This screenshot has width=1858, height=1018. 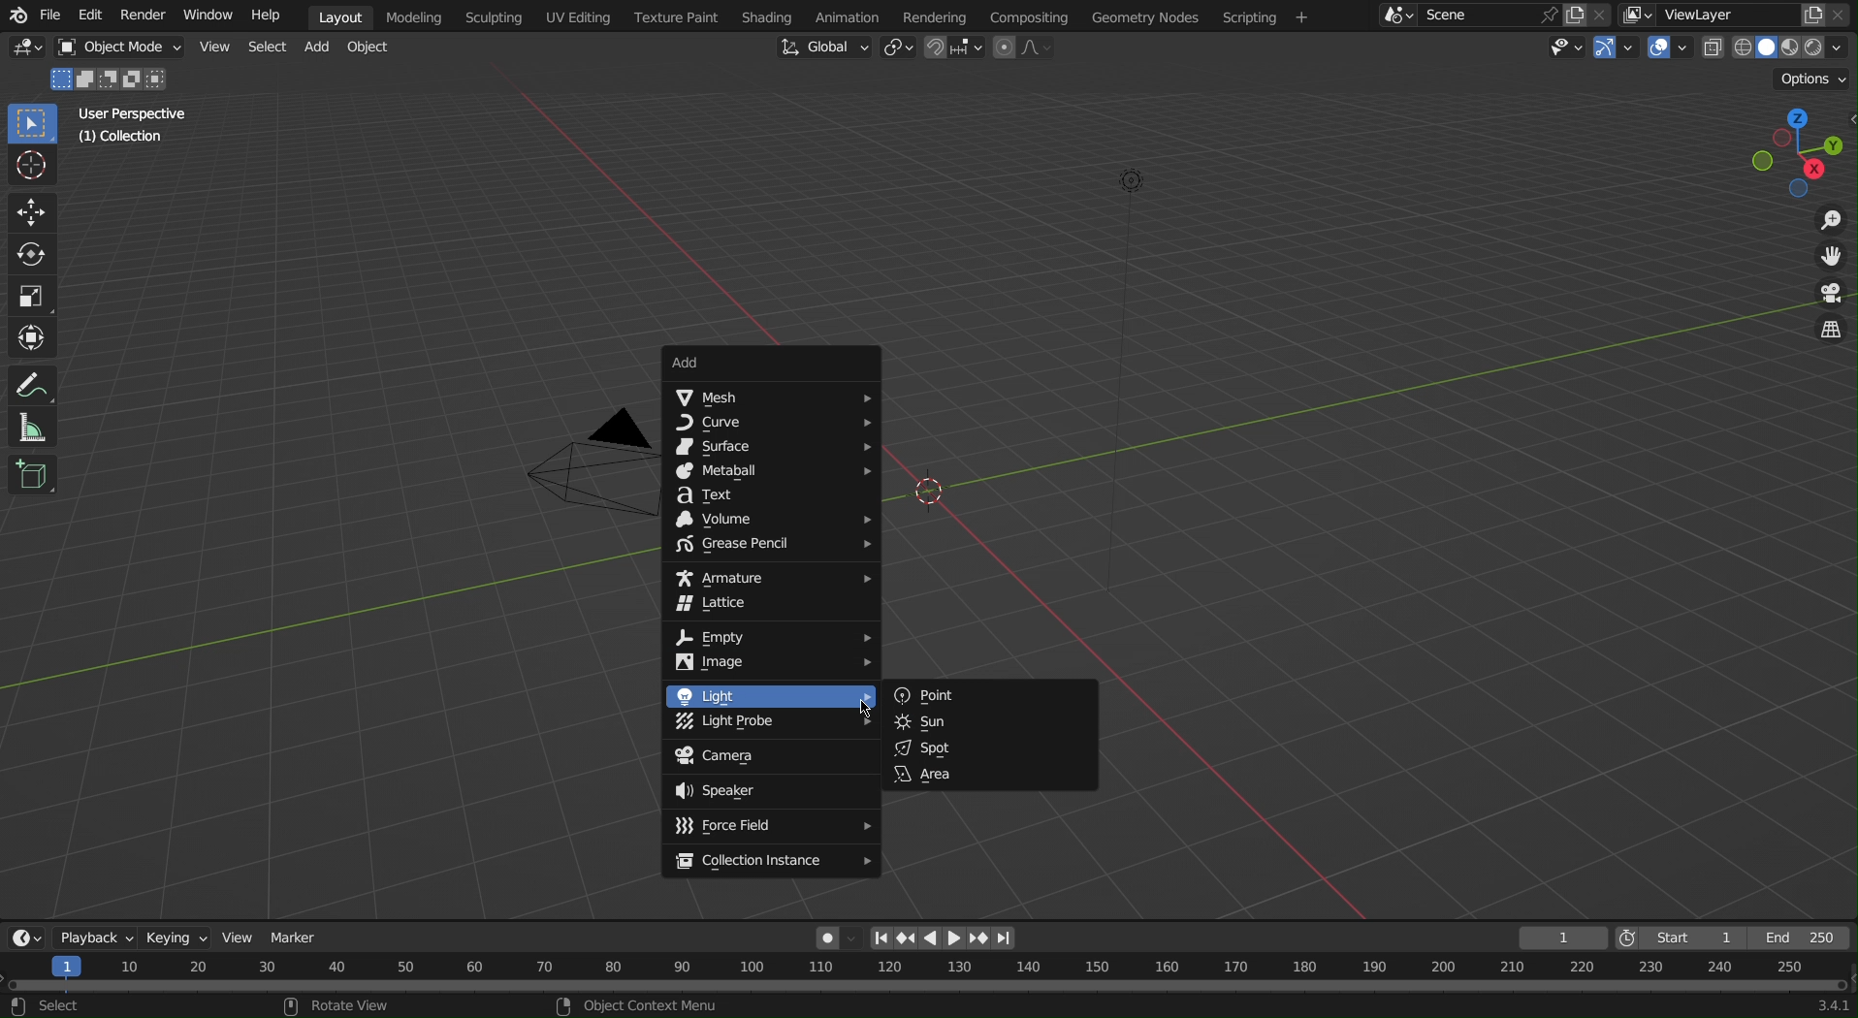 What do you see at coordinates (272, 16) in the screenshot?
I see `Help` at bounding box center [272, 16].